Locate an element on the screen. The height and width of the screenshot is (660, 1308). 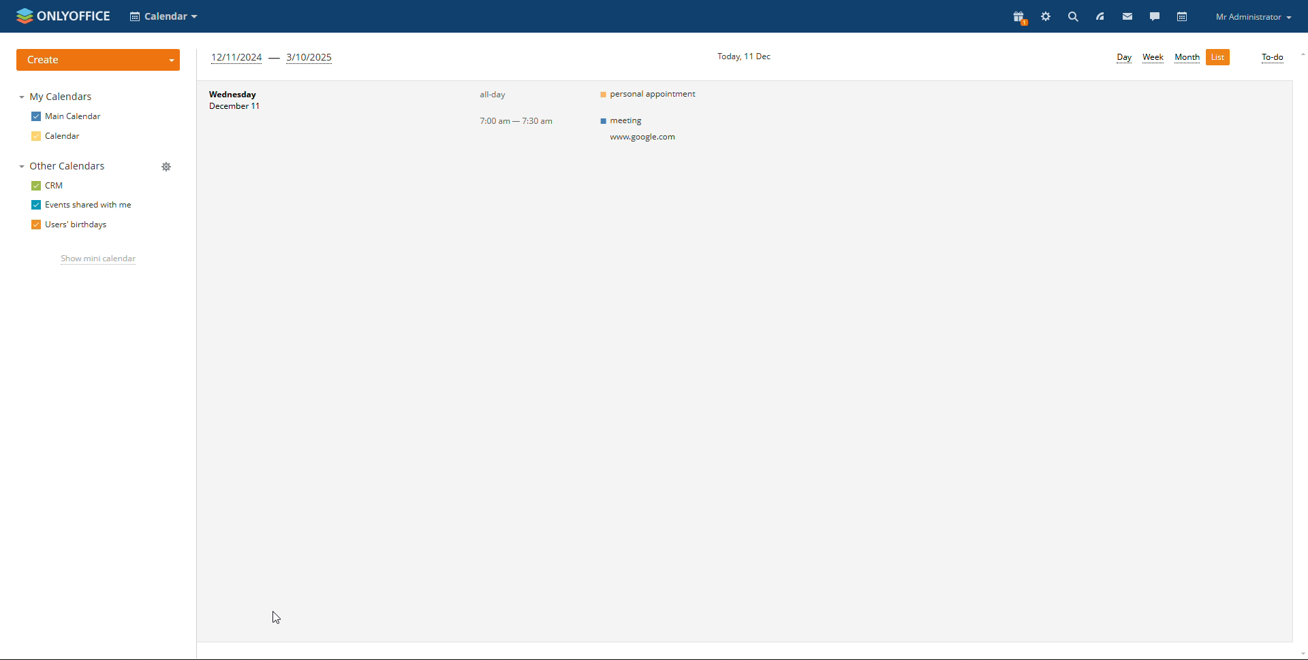
users' birthdays is located at coordinates (69, 225).